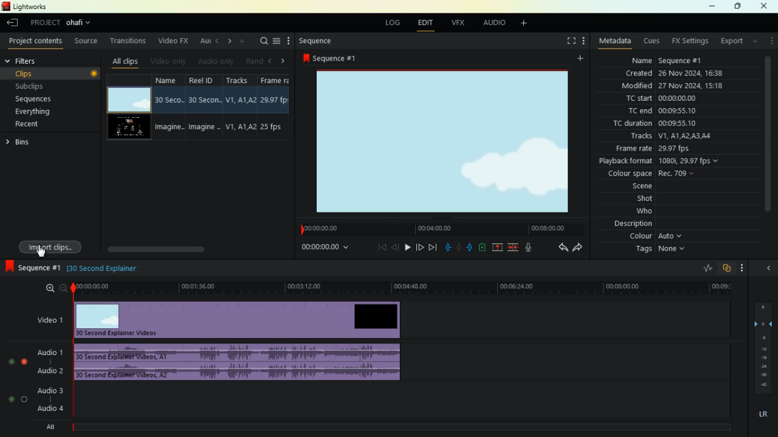 This screenshot has width=778, height=437. Describe the element at coordinates (461, 22) in the screenshot. I see `vfx` at that location.